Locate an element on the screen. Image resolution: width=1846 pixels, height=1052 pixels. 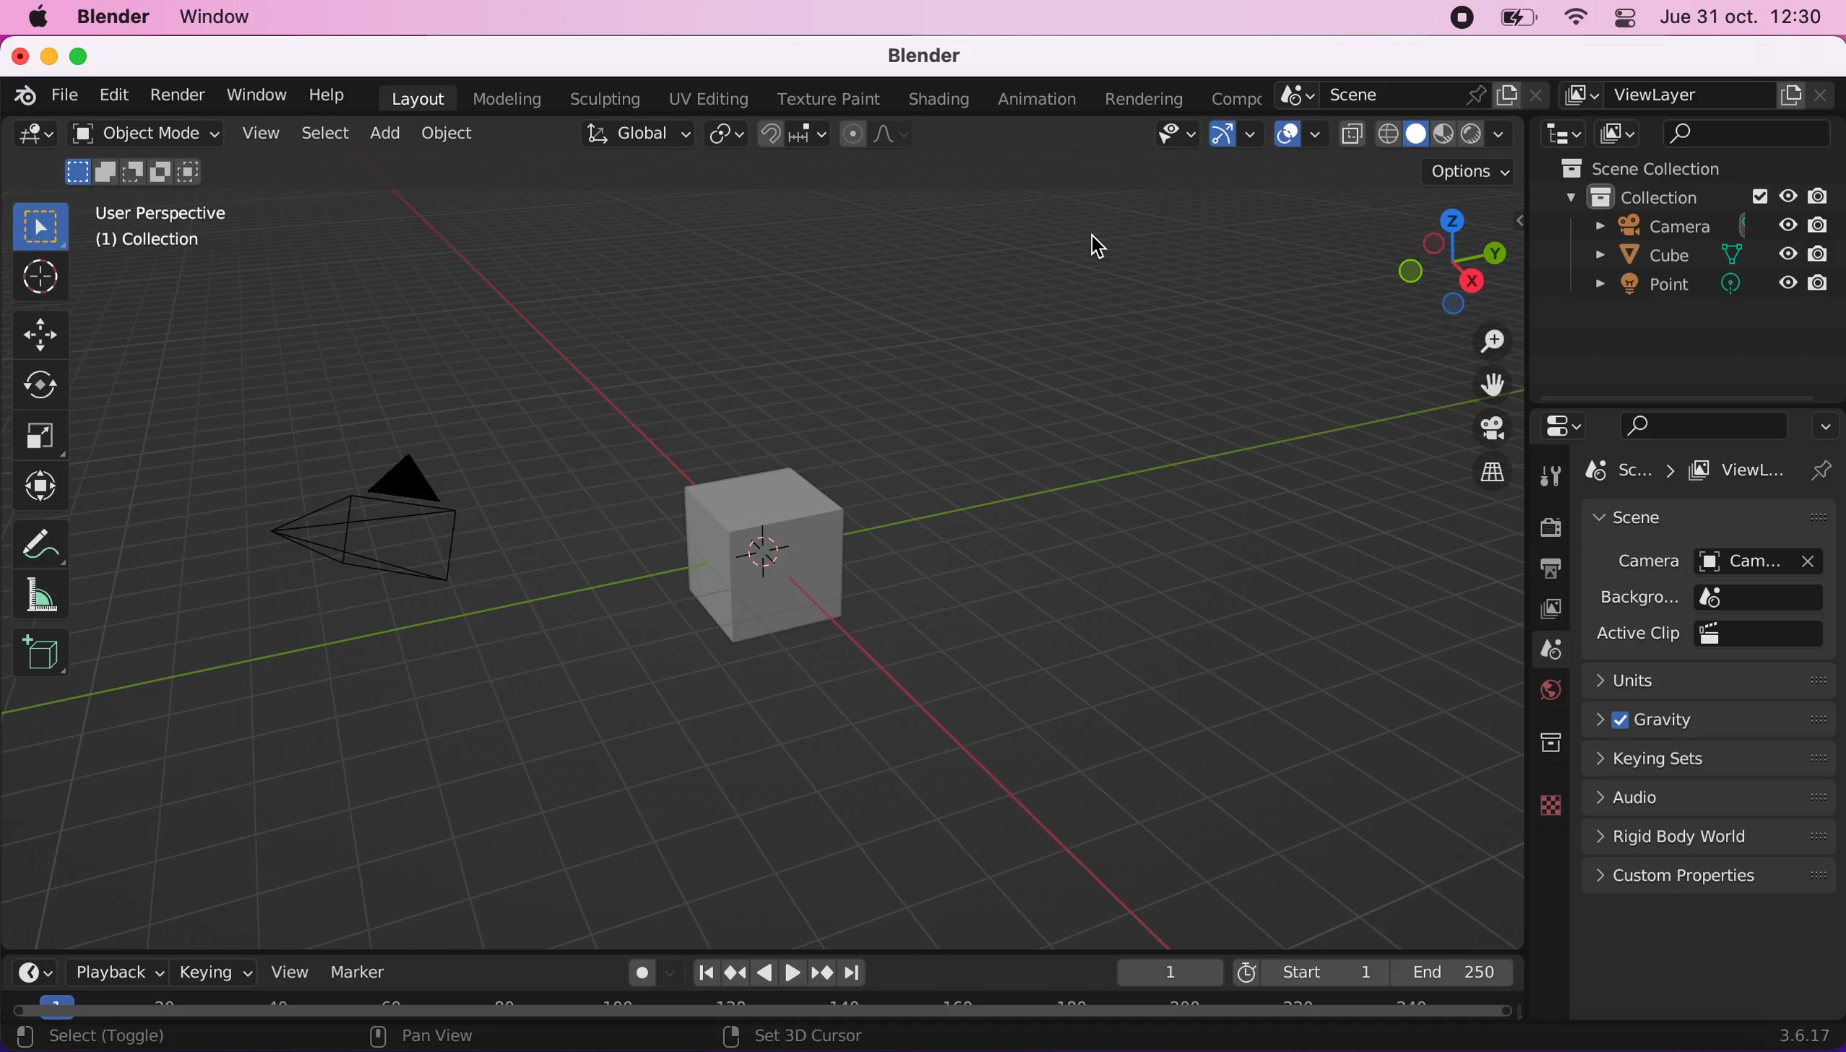
scene is located at coordinates (1413, 95).